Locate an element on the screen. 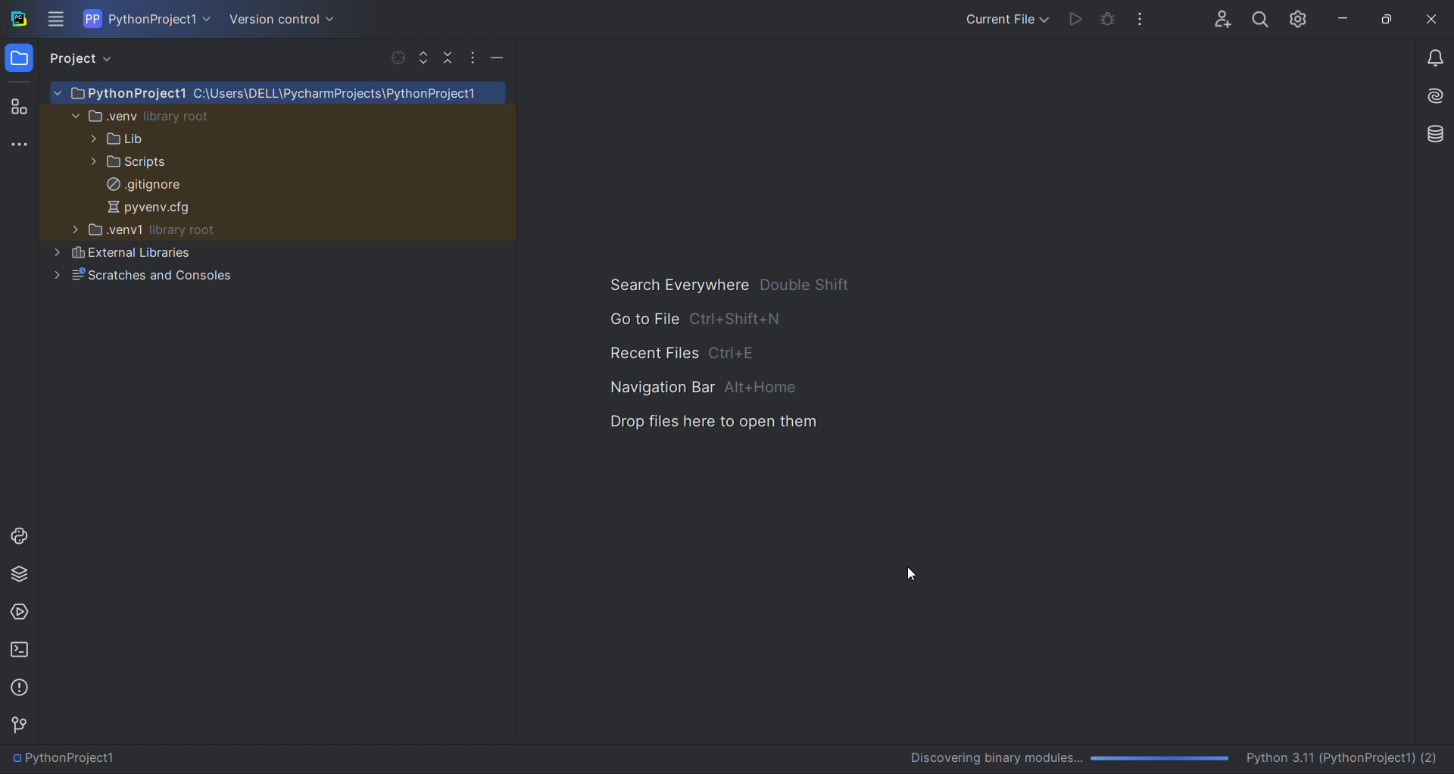  run is located at coordinates (1072, 19).